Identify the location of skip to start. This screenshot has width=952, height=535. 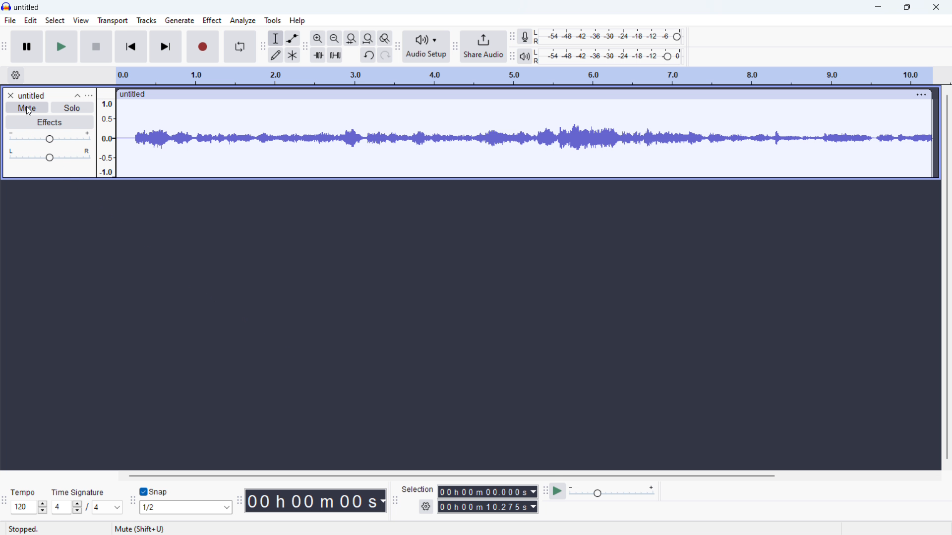
(131, 47).